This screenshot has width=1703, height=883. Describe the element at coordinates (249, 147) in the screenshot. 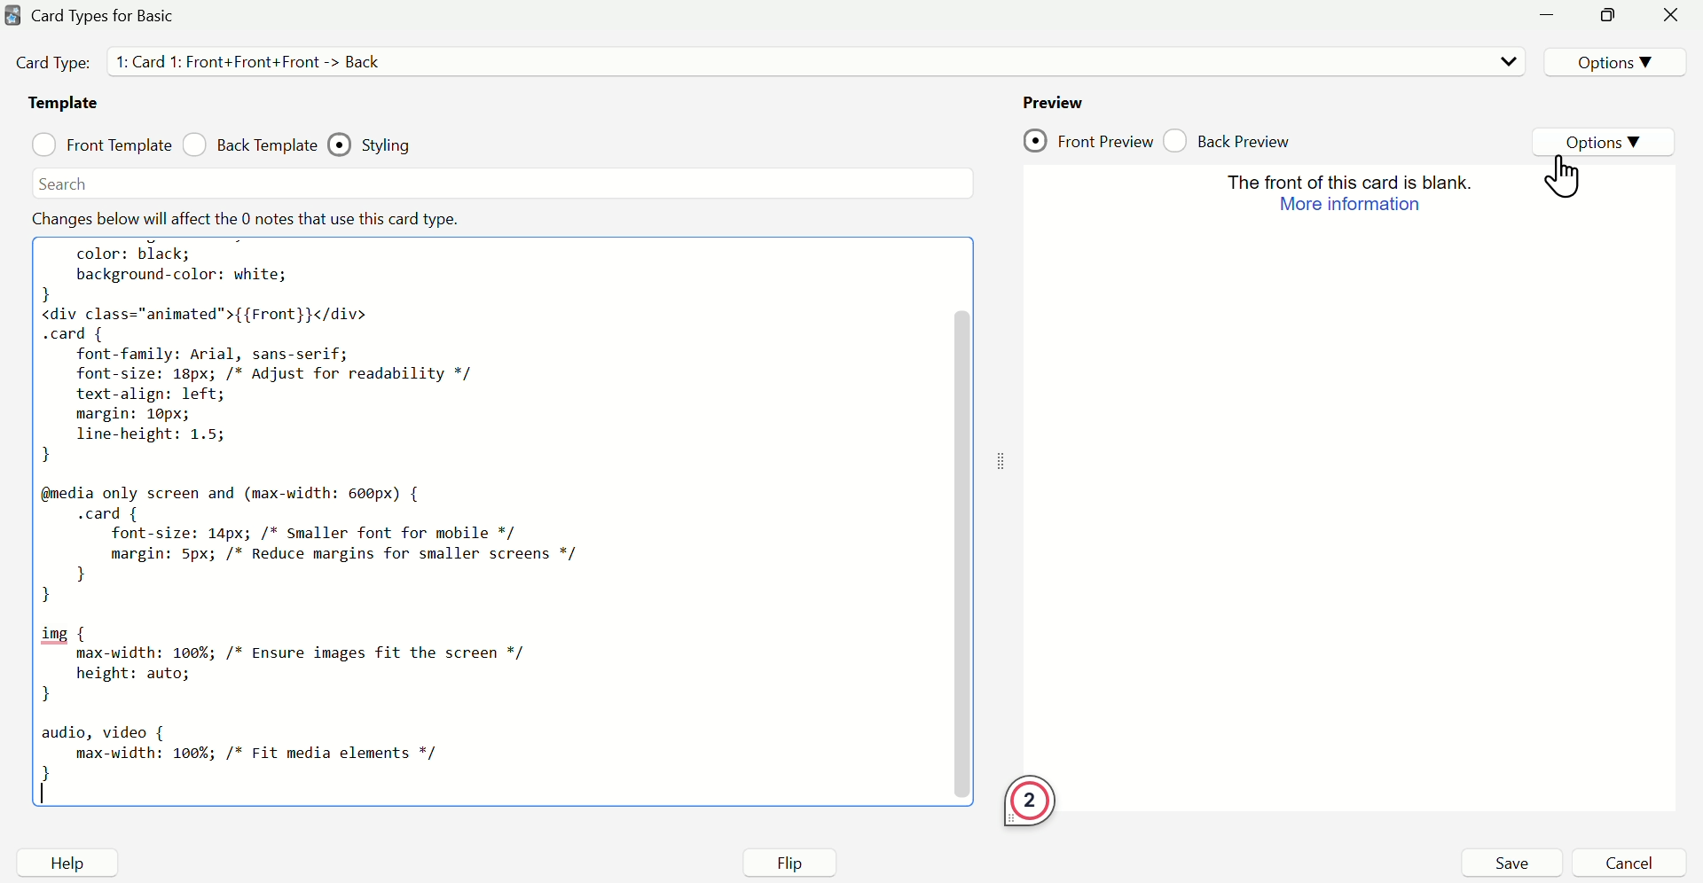

I see `Back Template` at that location.